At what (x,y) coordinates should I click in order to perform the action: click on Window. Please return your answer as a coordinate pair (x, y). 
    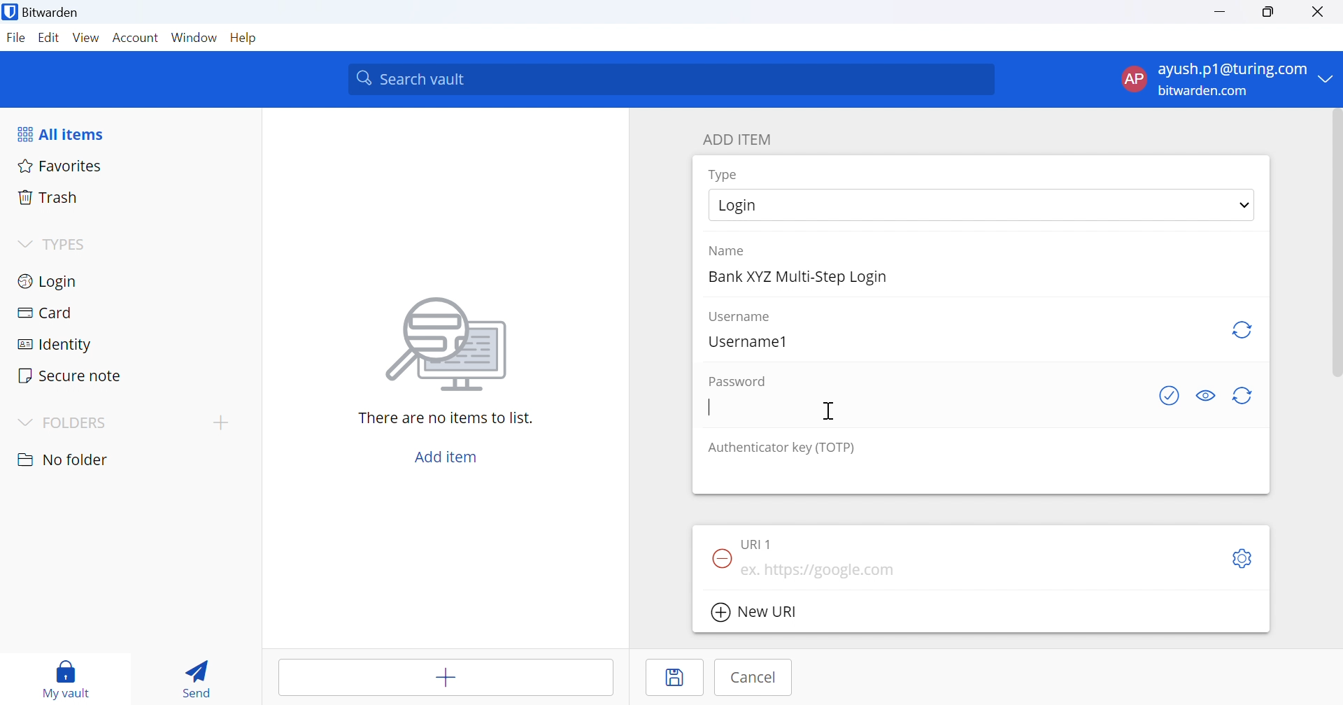
    Looking at the image, I should click on (194, 37).